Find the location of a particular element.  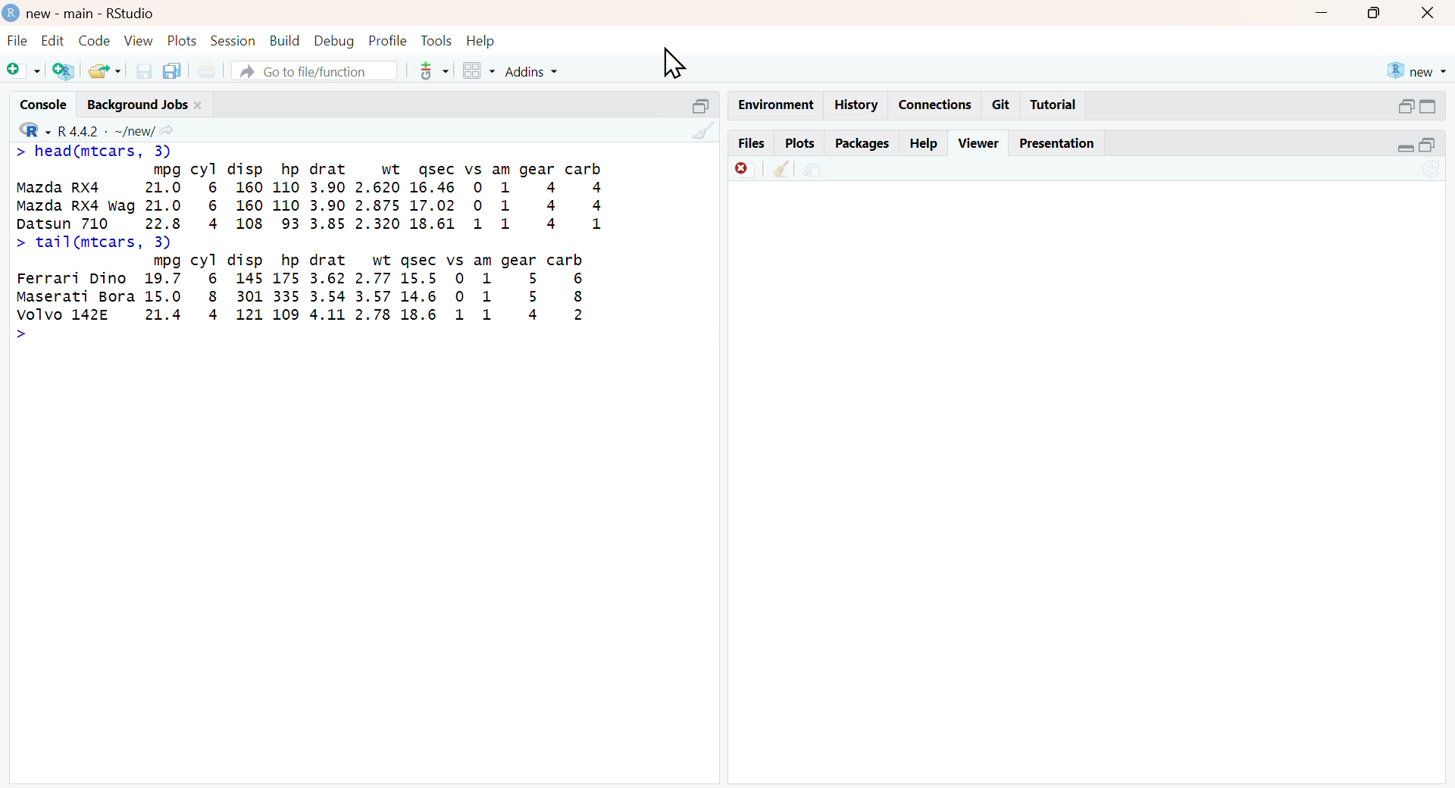

Save current doc is located at coordinates (139, 70).